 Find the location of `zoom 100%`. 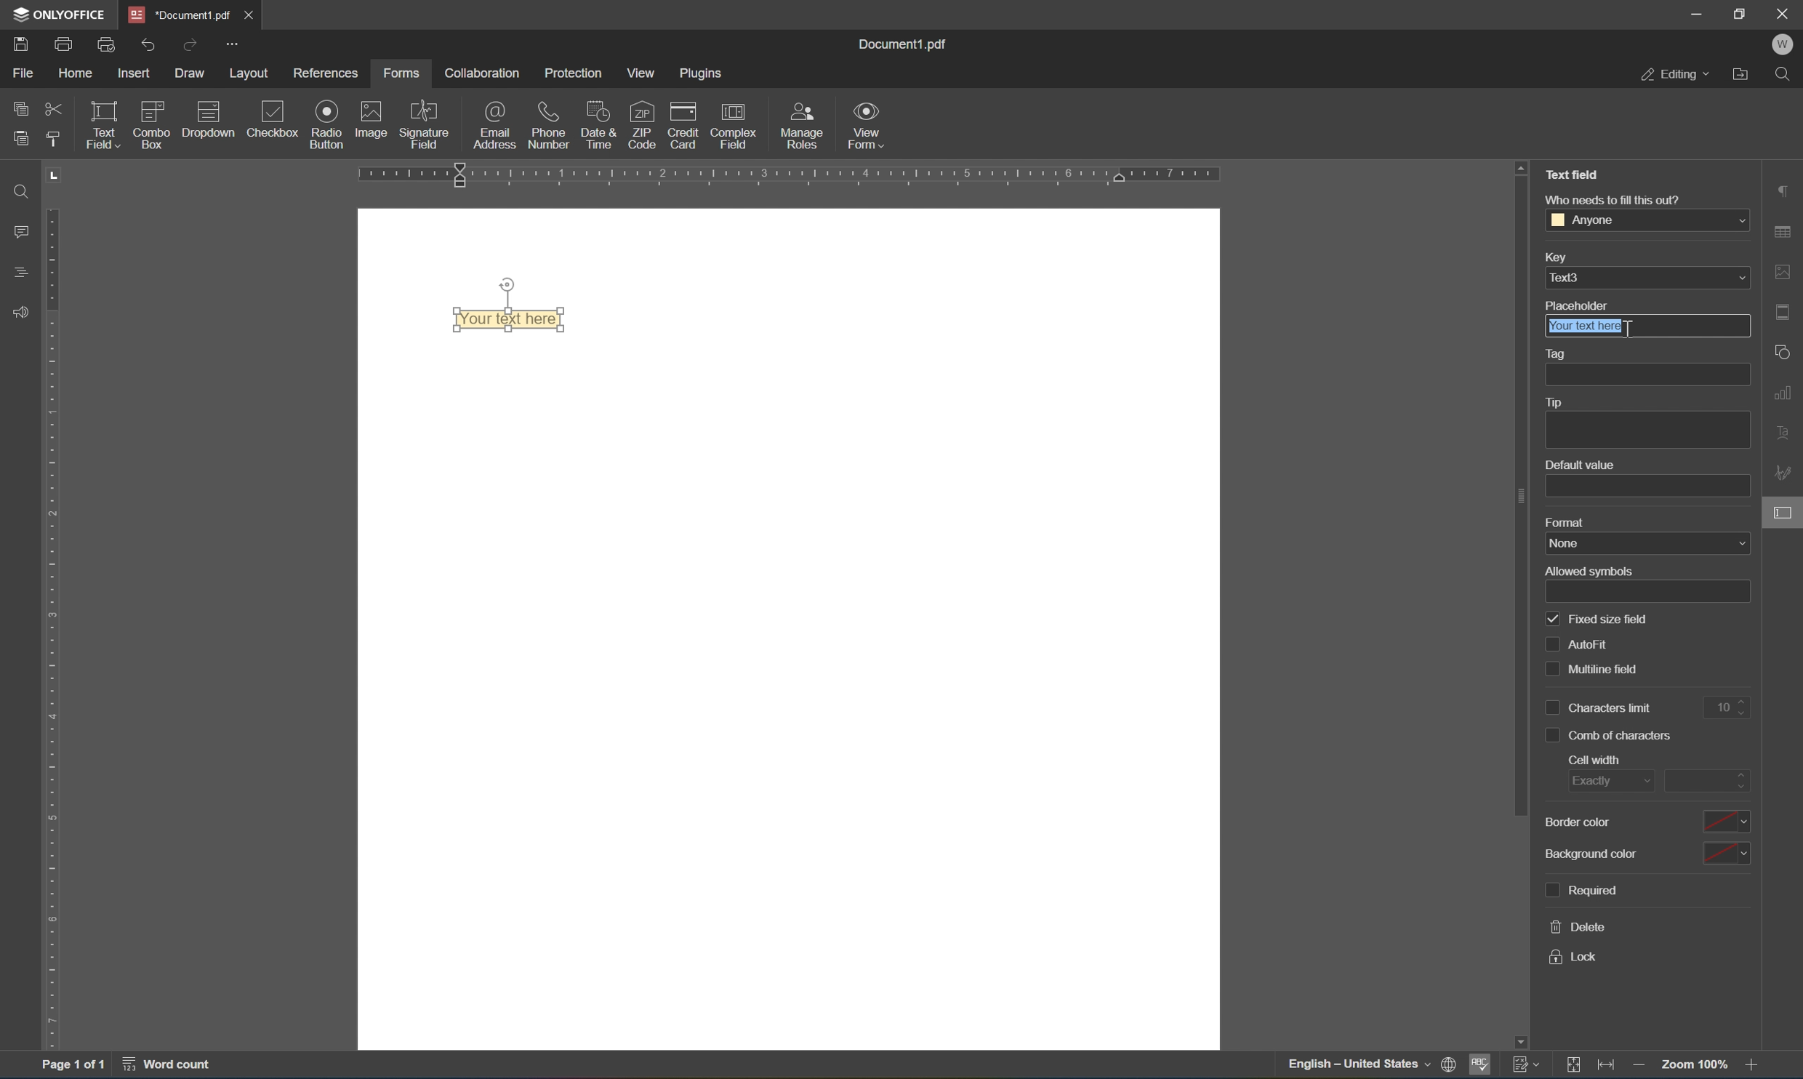

zoom 100% is located at coordinates (1695, 1064).